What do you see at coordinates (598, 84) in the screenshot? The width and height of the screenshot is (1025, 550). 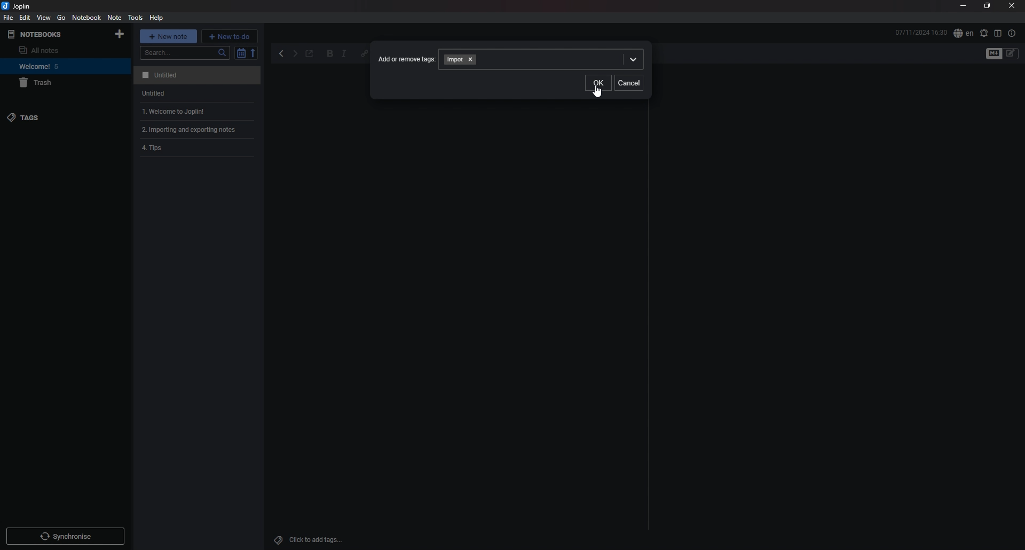 I see `ok` at bounding box center [598, 84].